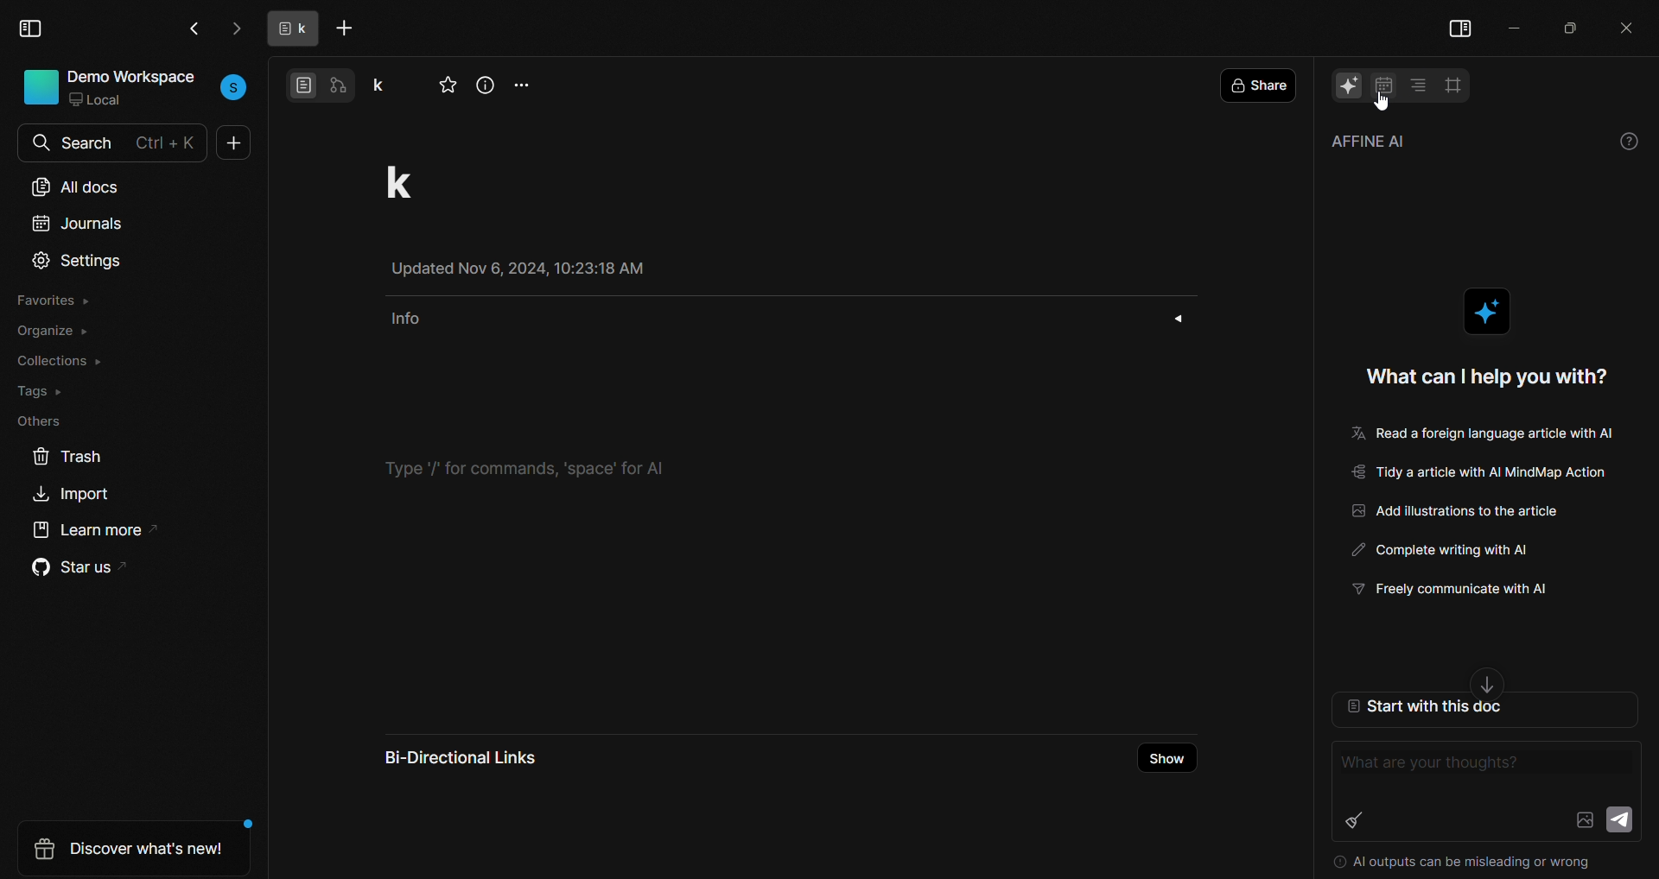 Image resolution: width=1659 pixels, height=879 pixels. Describe the element at coordinates (41, 86) in the screenshot. I see `icon` at that location.